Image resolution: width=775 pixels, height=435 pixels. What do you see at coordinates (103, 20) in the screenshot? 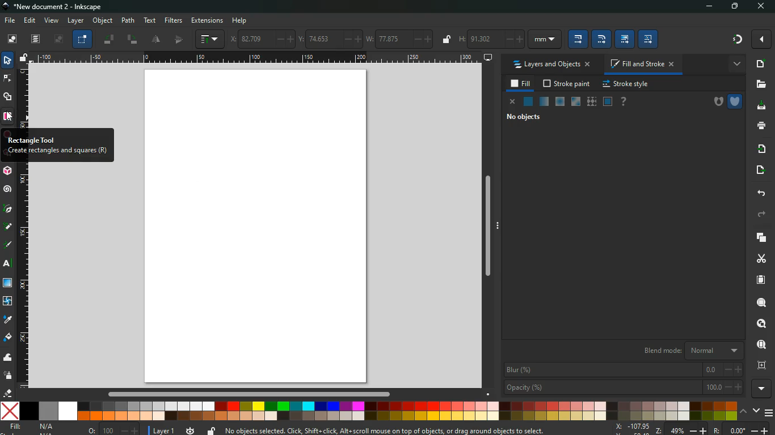
I see `object` at bounding box center [103, 20].